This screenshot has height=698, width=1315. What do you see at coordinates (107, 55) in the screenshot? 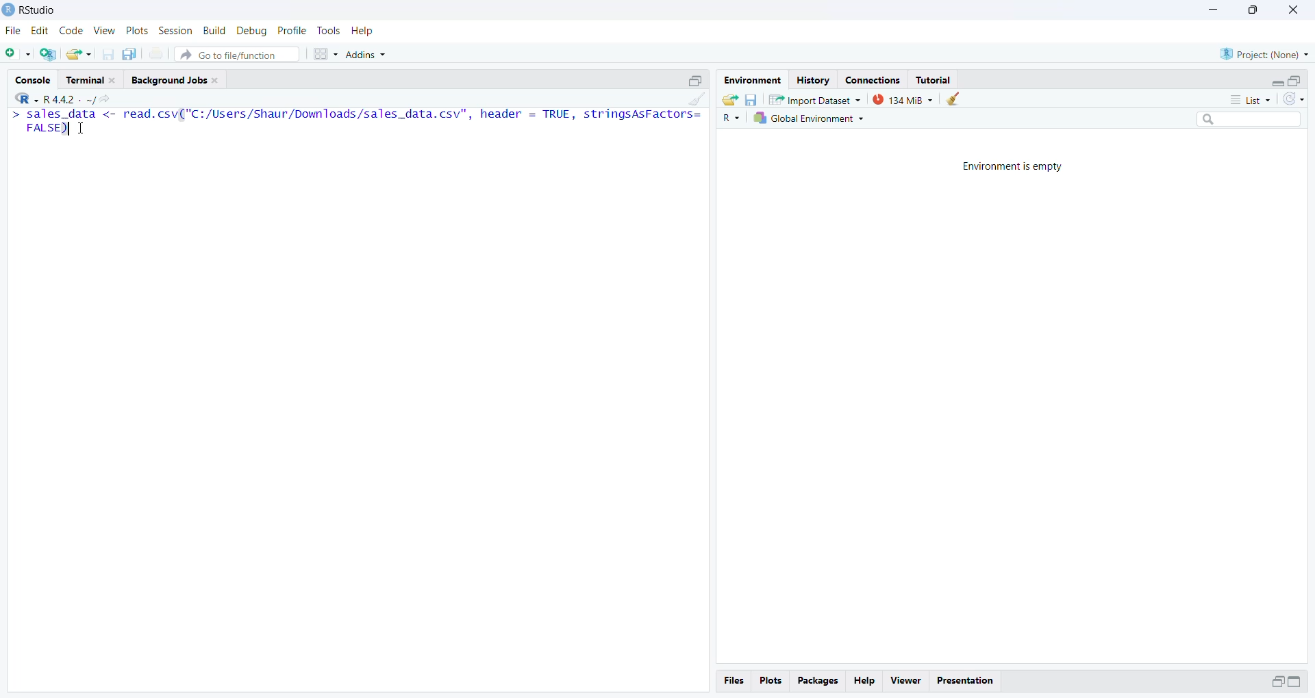
I see `Save current document(CTRL + S)` at bounding box center [107, 55].